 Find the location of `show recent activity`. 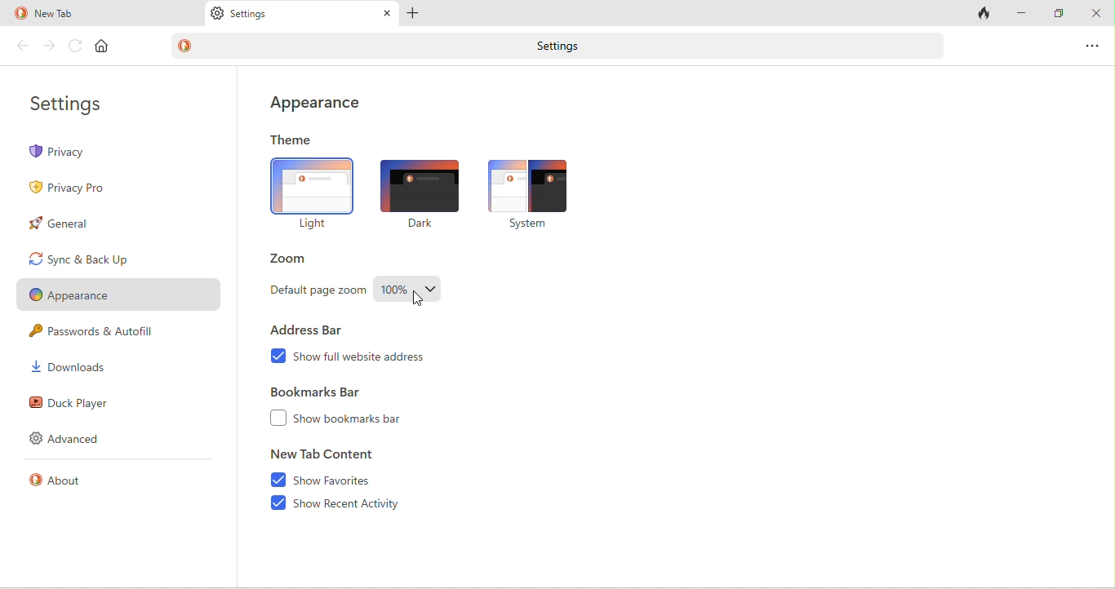

show recent activity is located at coordinates (354, 506).